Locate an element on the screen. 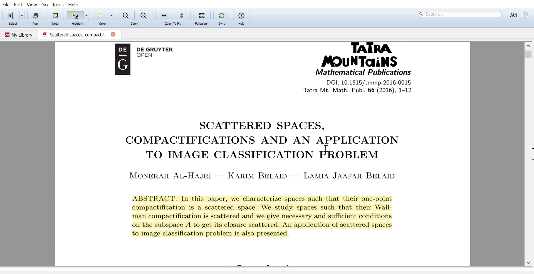 The width and height of the screenshot is (534, 274). Go to my library is located at coordinates (19, 34).